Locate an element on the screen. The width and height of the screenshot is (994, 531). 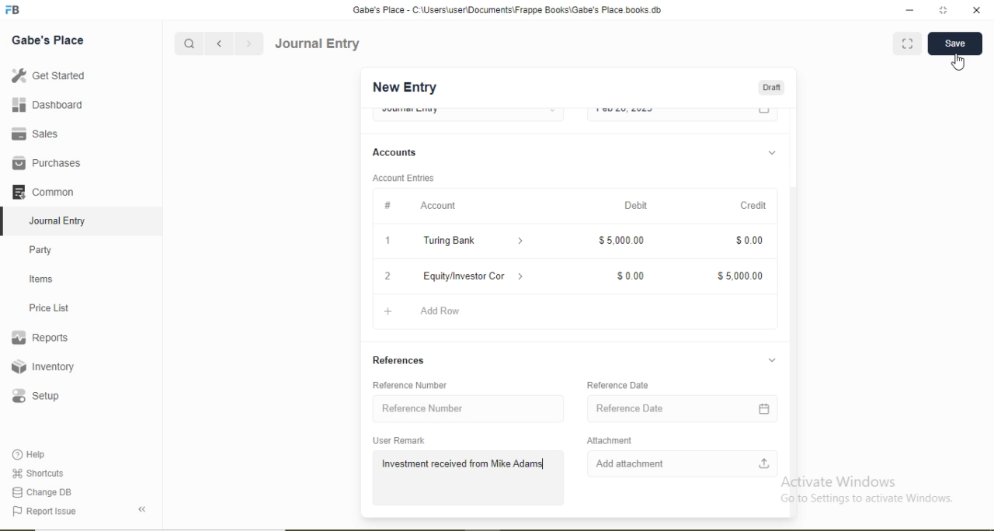
2 is located at coordinates (387, 278).